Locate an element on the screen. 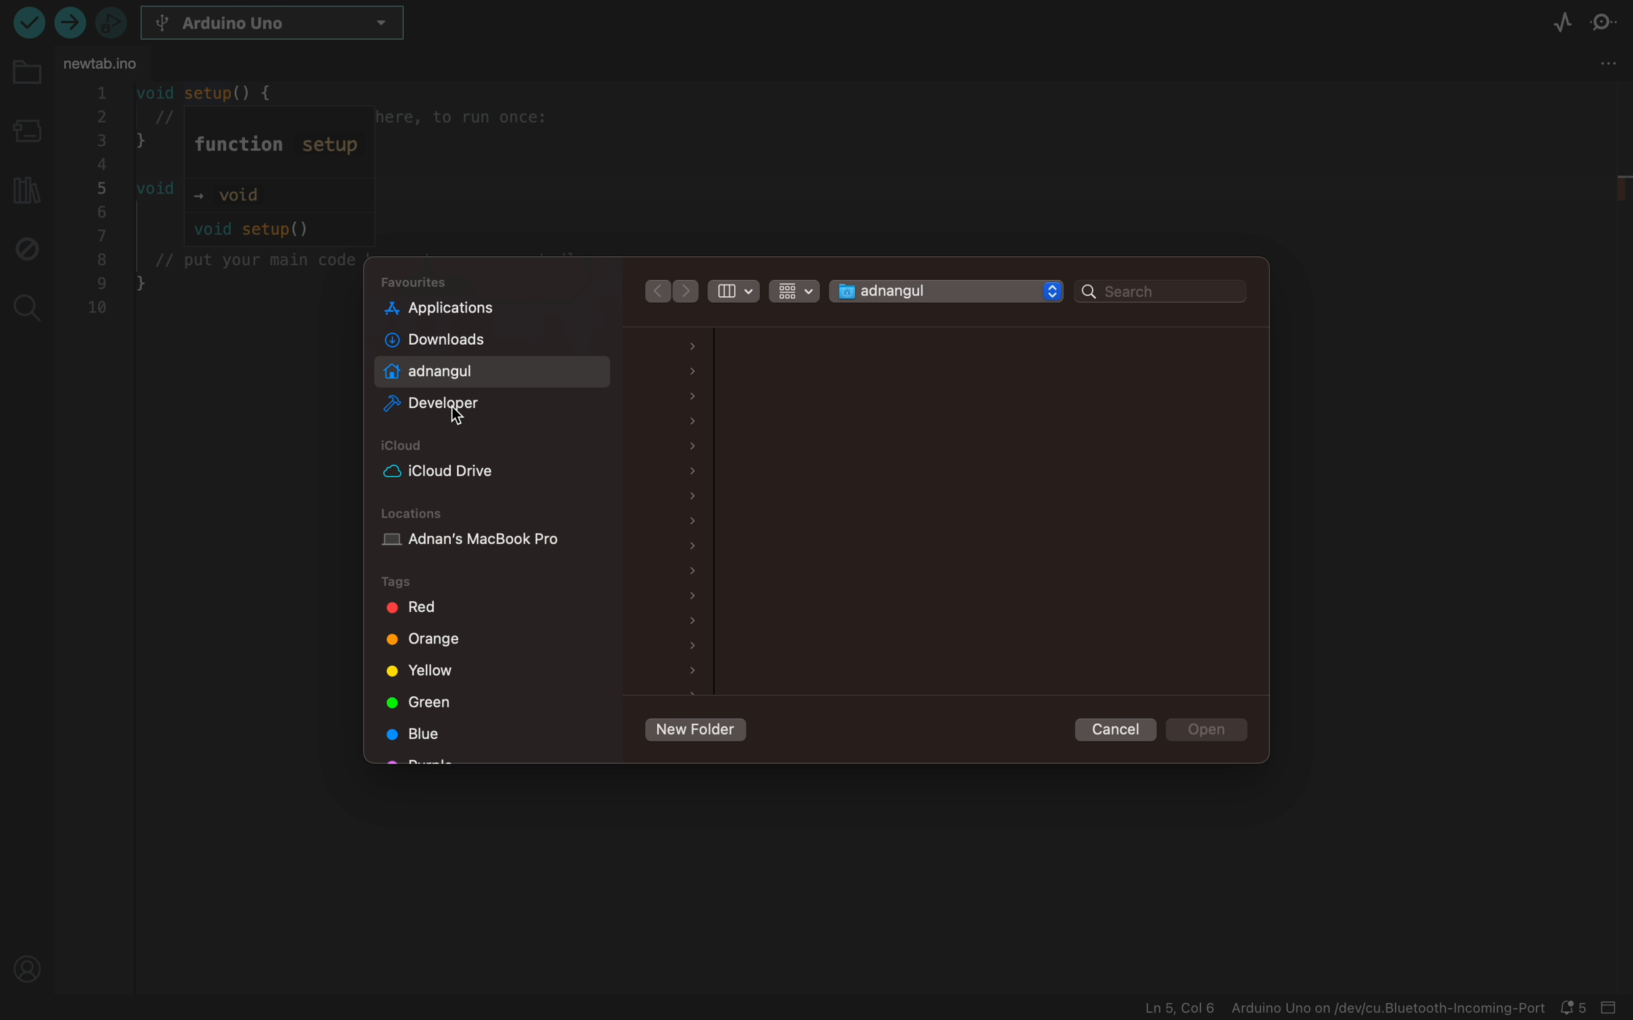 Image resolution: width=1633 pixels, height=1020 pixels. folder is located at coordinates (26, 81).